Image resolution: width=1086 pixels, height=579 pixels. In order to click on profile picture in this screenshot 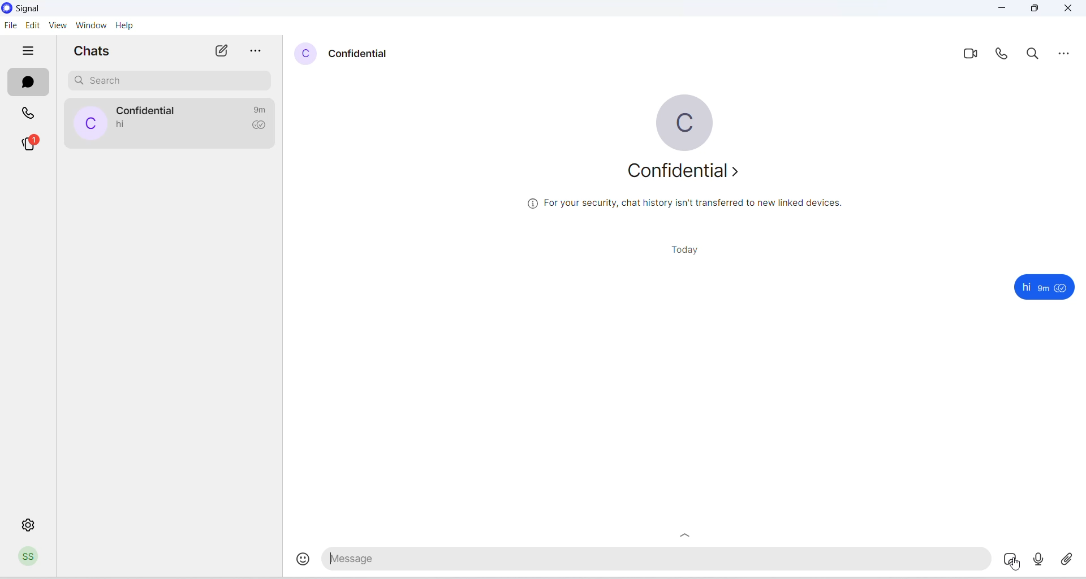, I will do `click(306, 55)`.